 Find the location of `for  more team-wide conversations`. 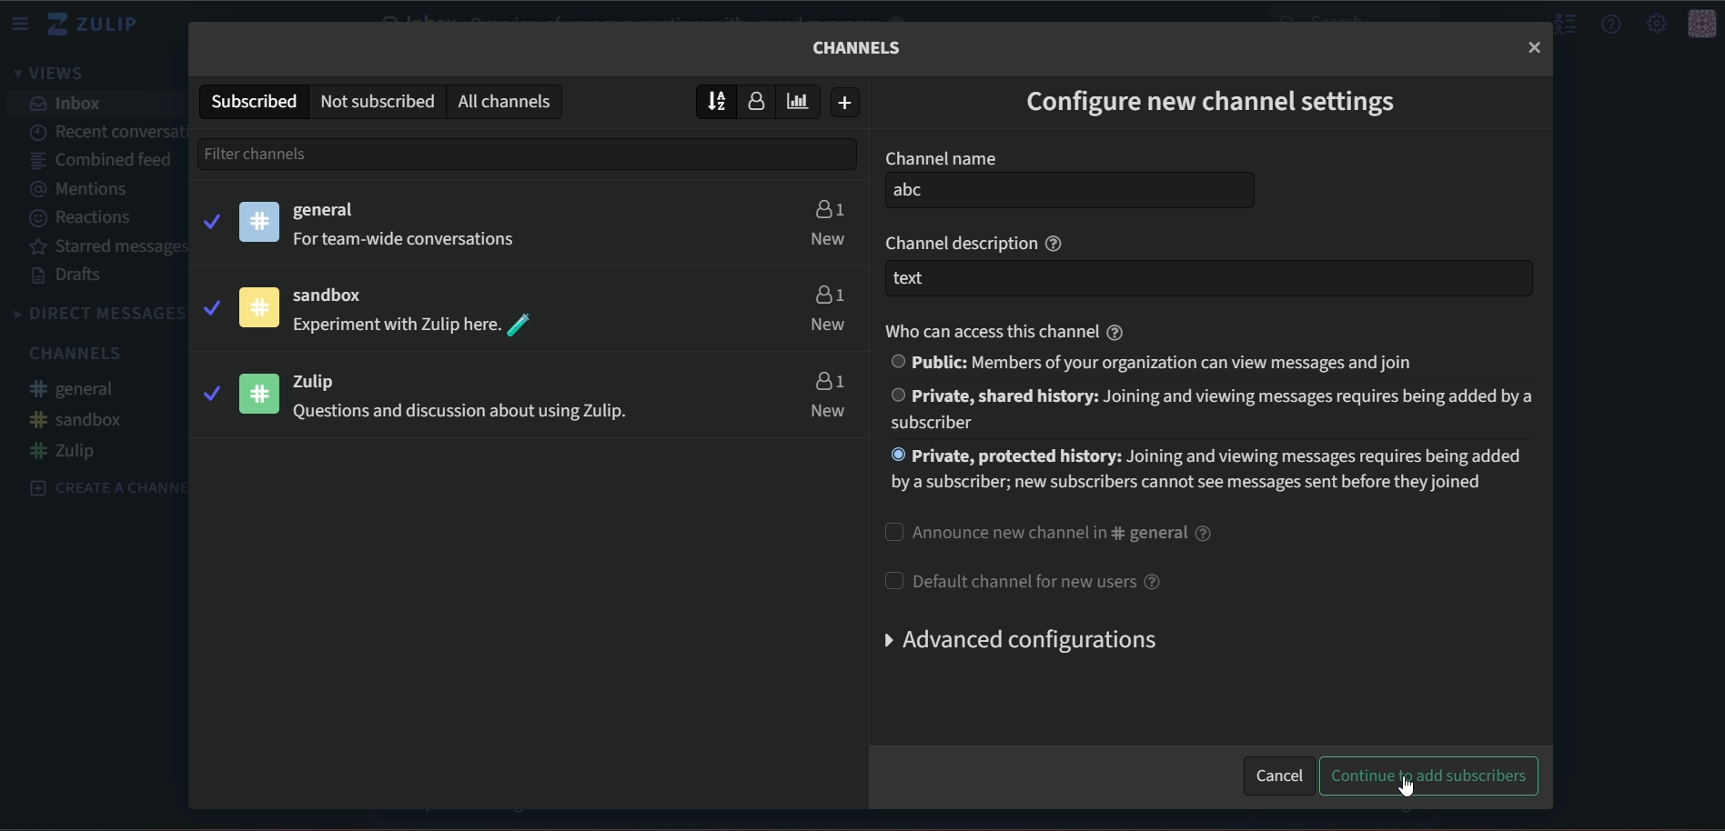

for  more team-wide conversations is located at coordinates (409, 240).